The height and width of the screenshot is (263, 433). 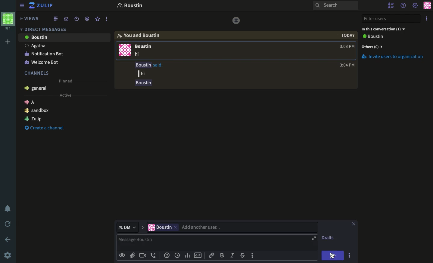 I want to click on USER, so click(x=146, y=47).